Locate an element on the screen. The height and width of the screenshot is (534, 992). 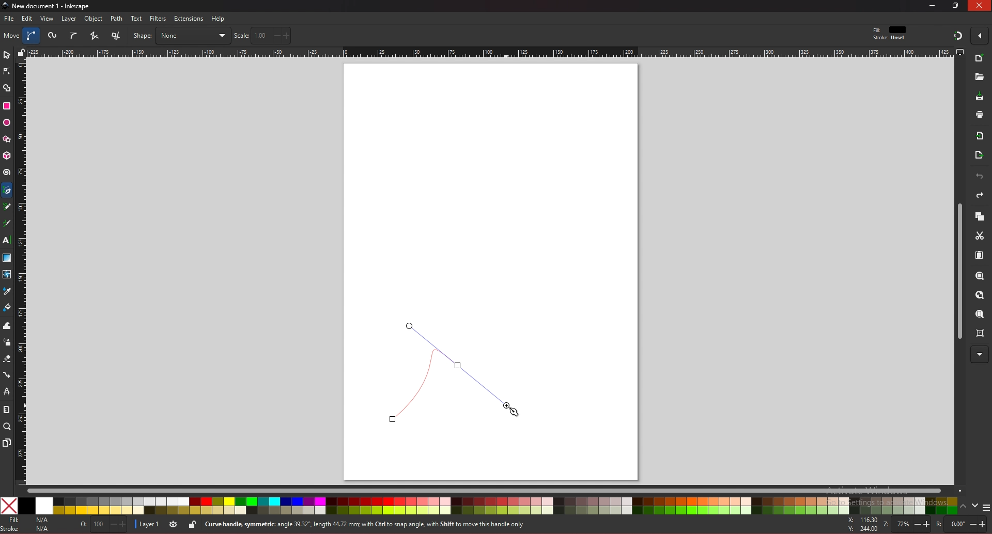
enable snapping is located at coordinates (980, 35).